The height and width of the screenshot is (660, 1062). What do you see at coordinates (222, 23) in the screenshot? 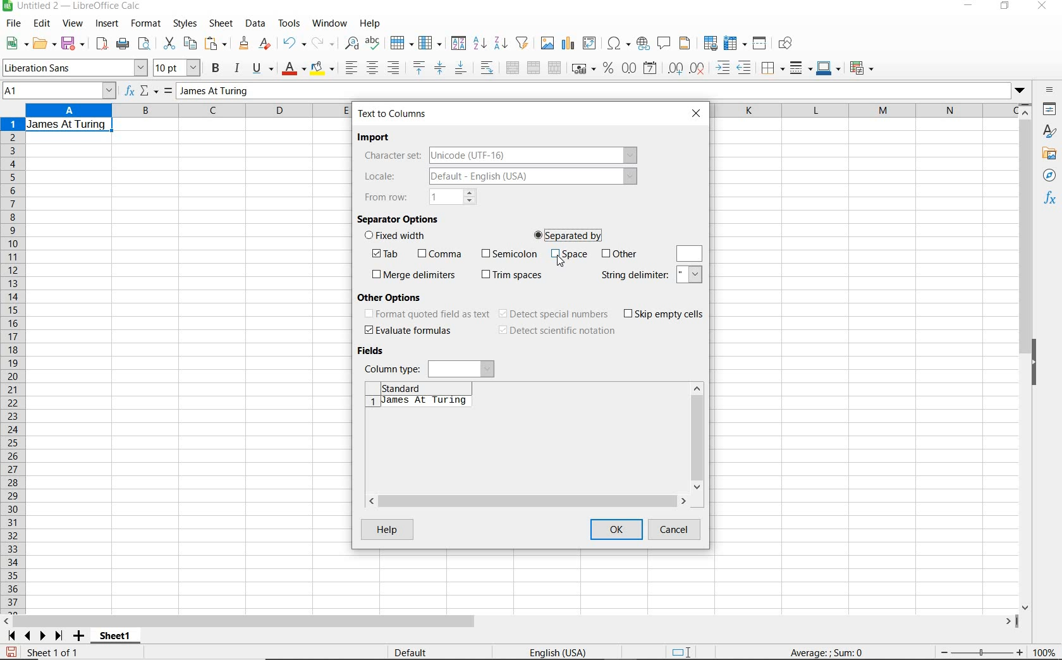
I see `sheet` at bounding box center [222, 23].